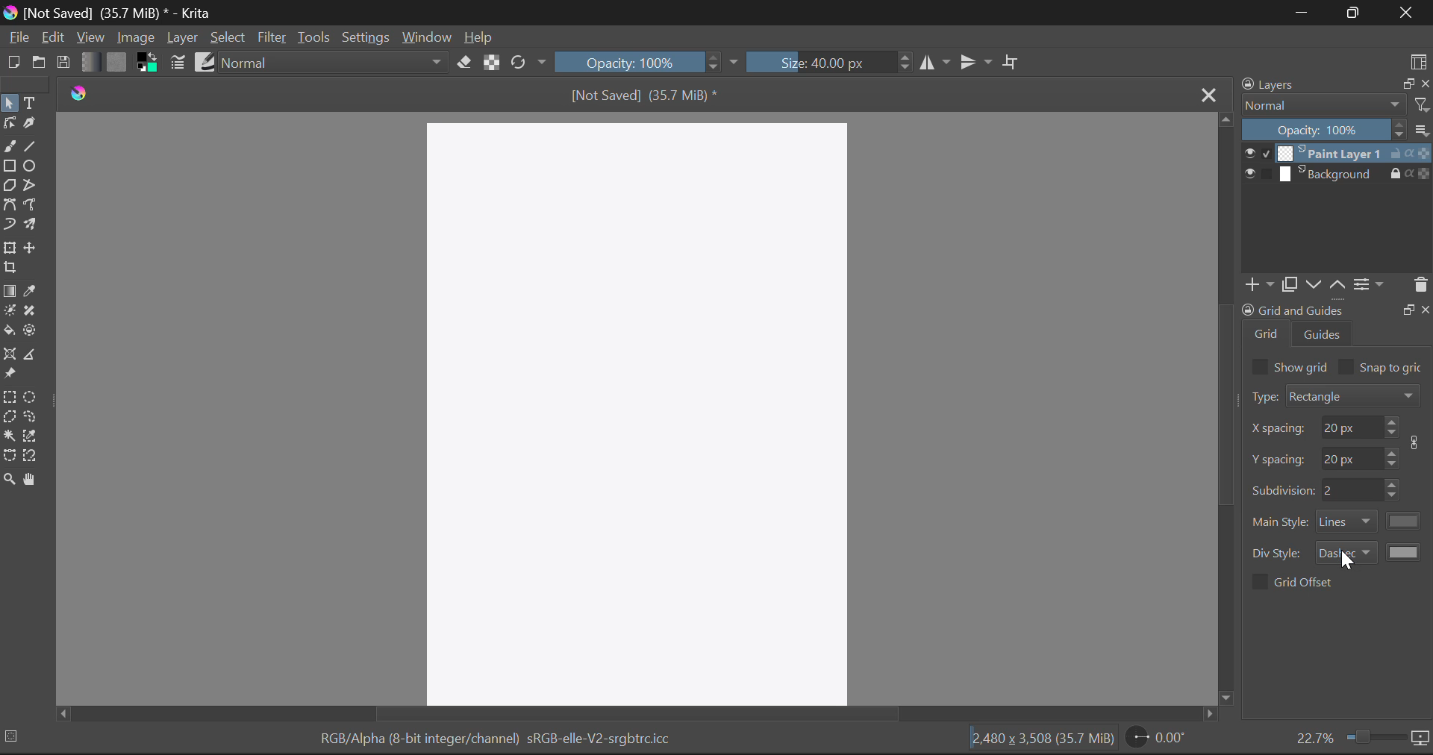 This screenshot has height=755, width=1433. Describe the element at coordinates (1330, 174) in the screenshot. I see `layer 2` at that location.